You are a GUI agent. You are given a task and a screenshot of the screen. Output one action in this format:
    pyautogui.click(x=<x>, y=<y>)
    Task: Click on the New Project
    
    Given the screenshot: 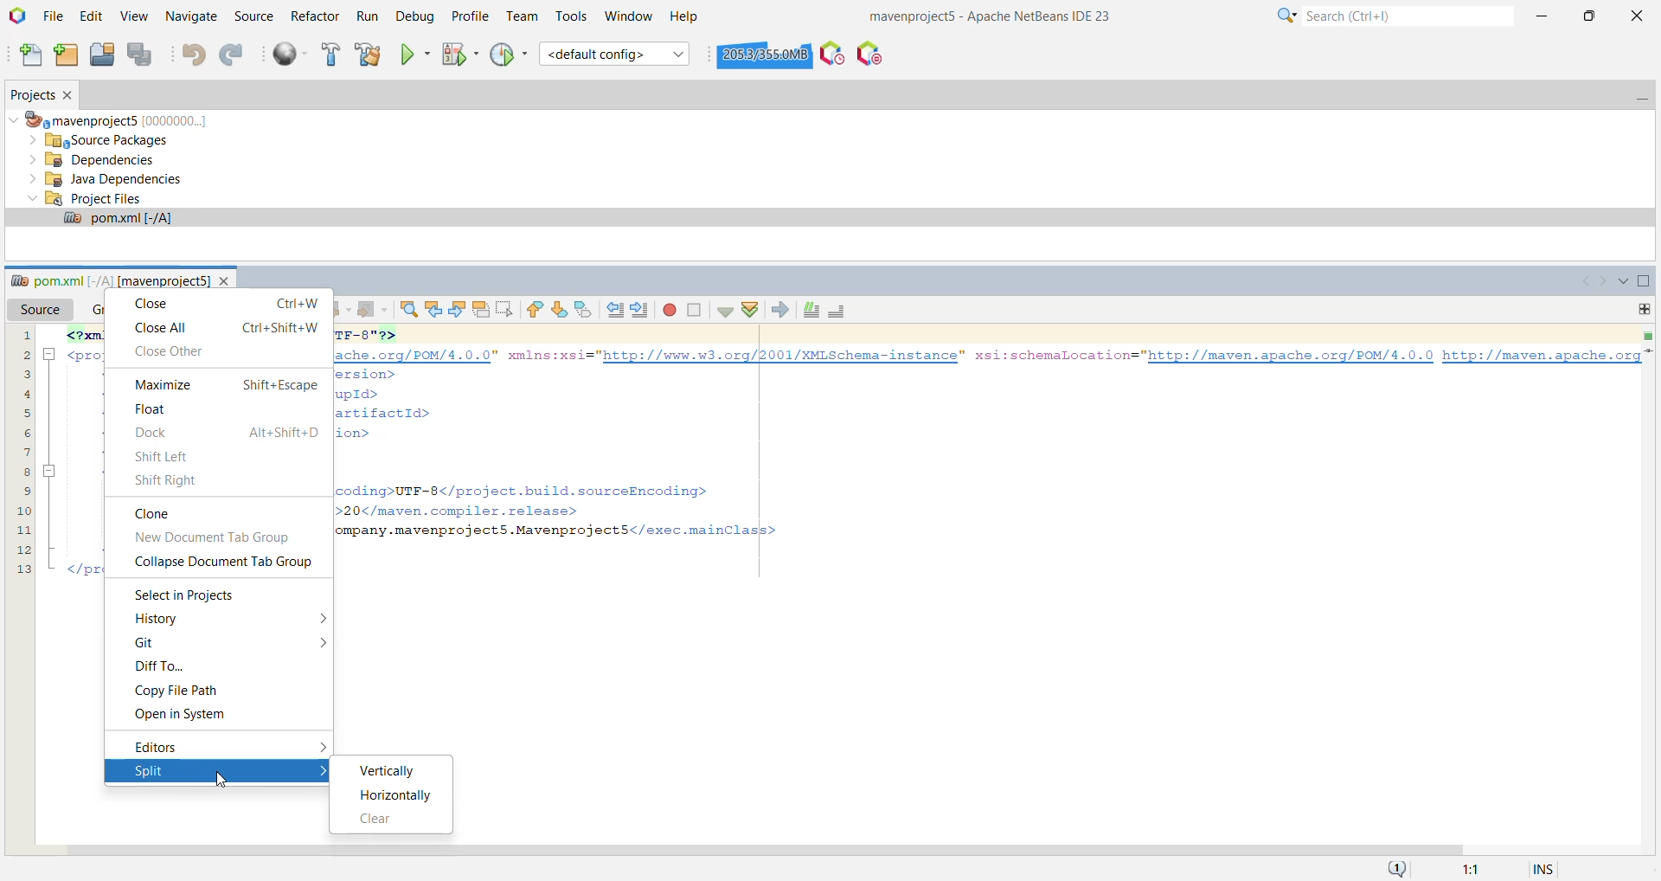 What is the action you would take?
    pyautogui.click(x=67, y=55)
    